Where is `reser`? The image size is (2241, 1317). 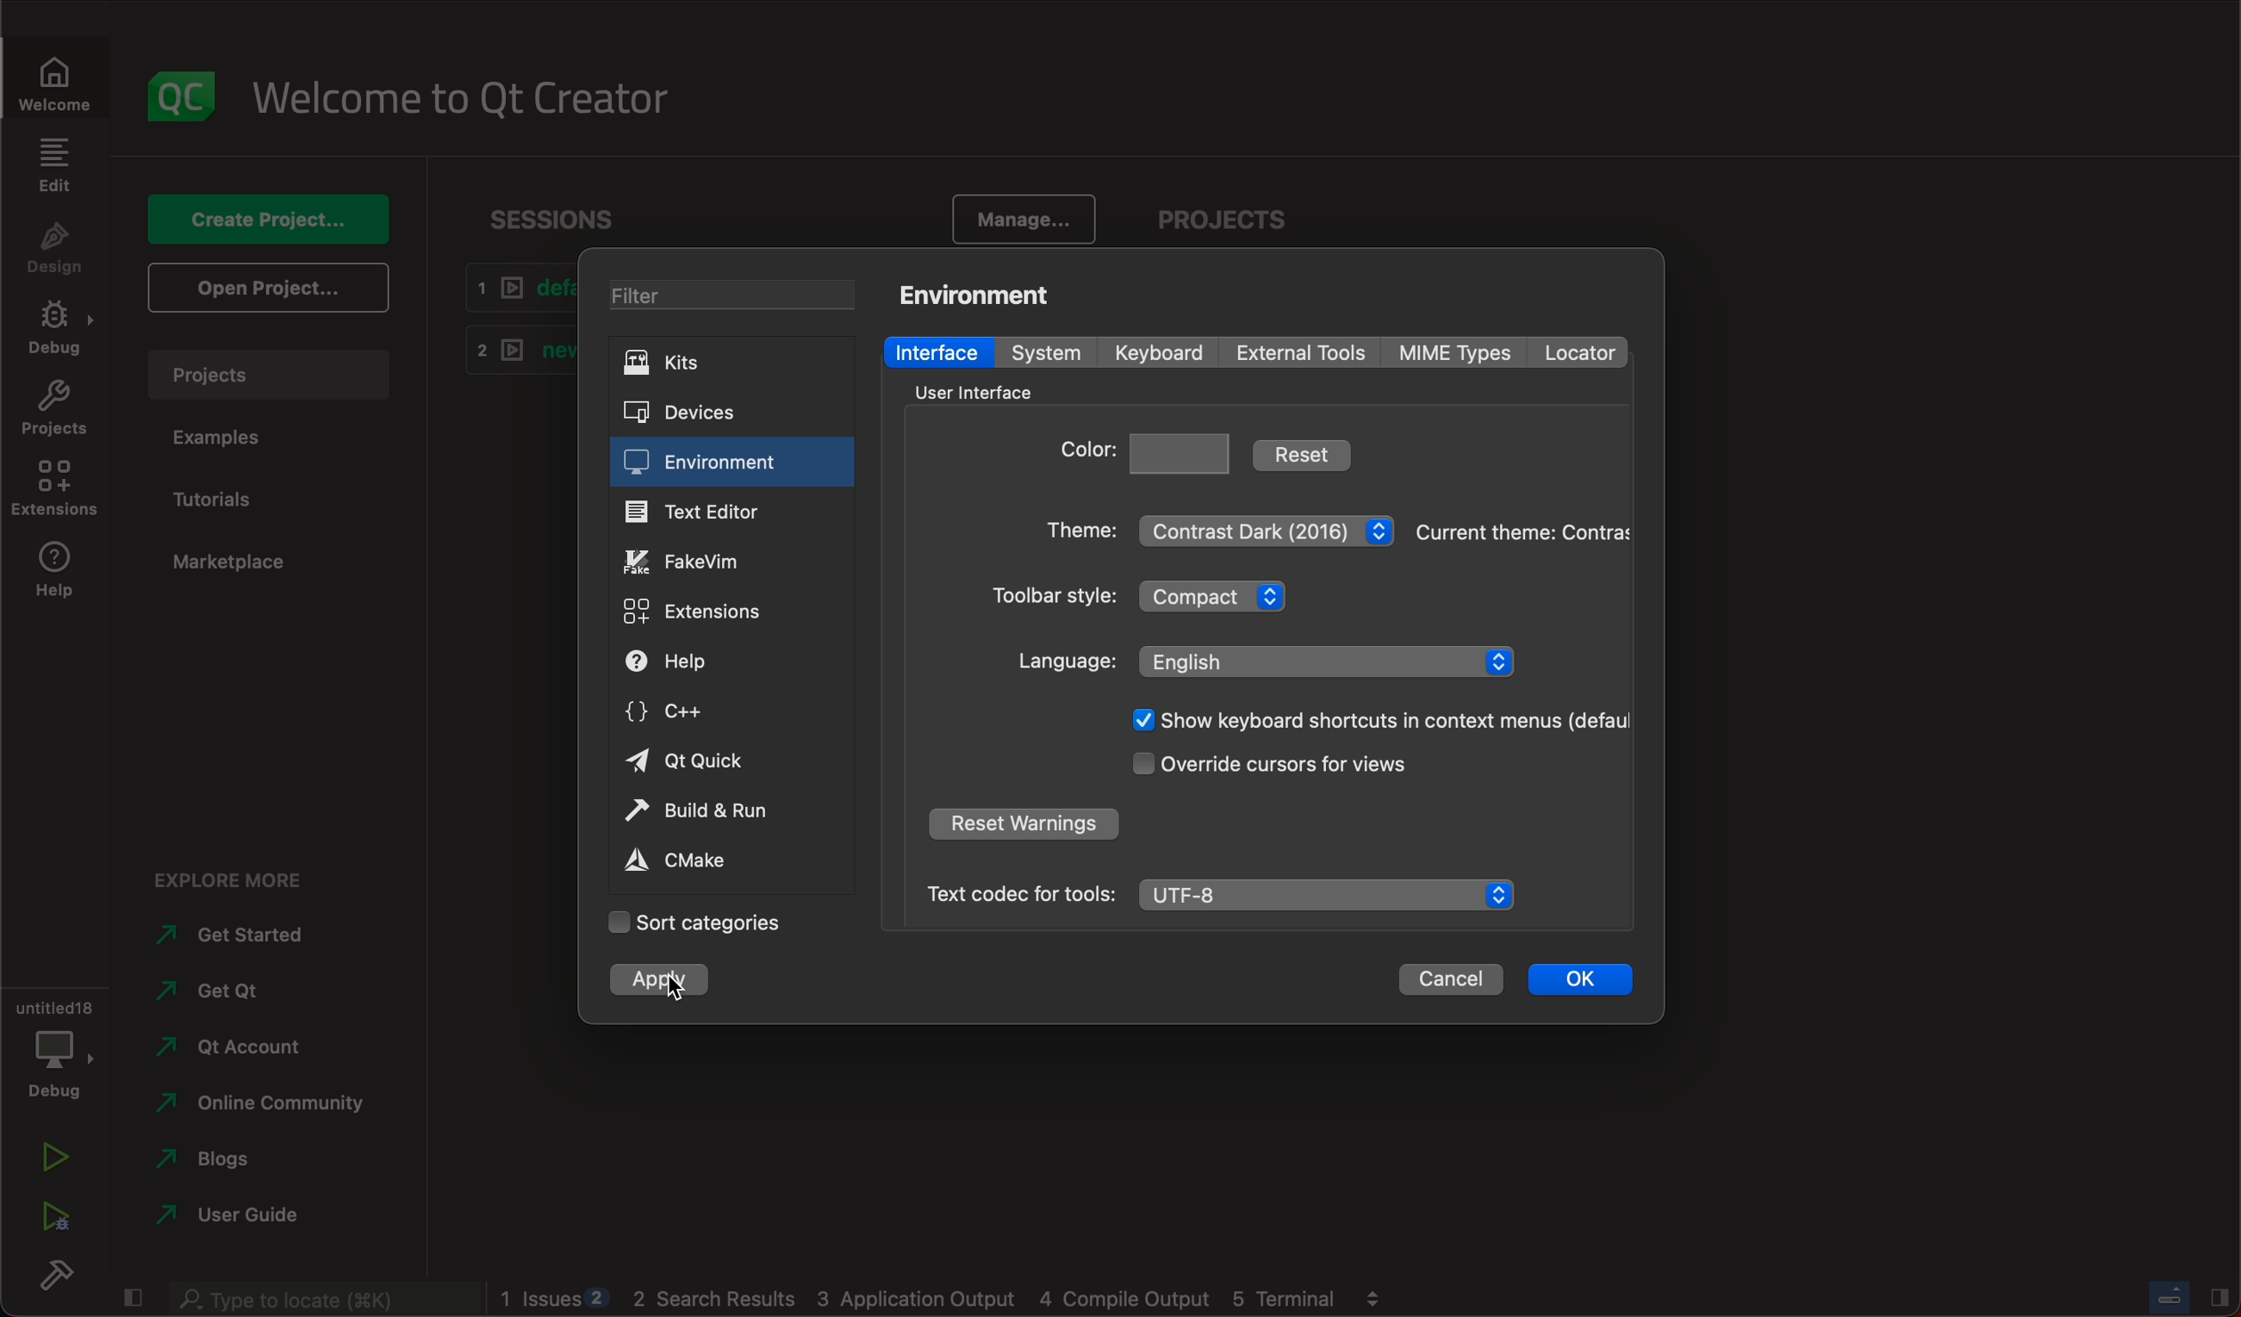
reser is located at coordinates (1028, 823).